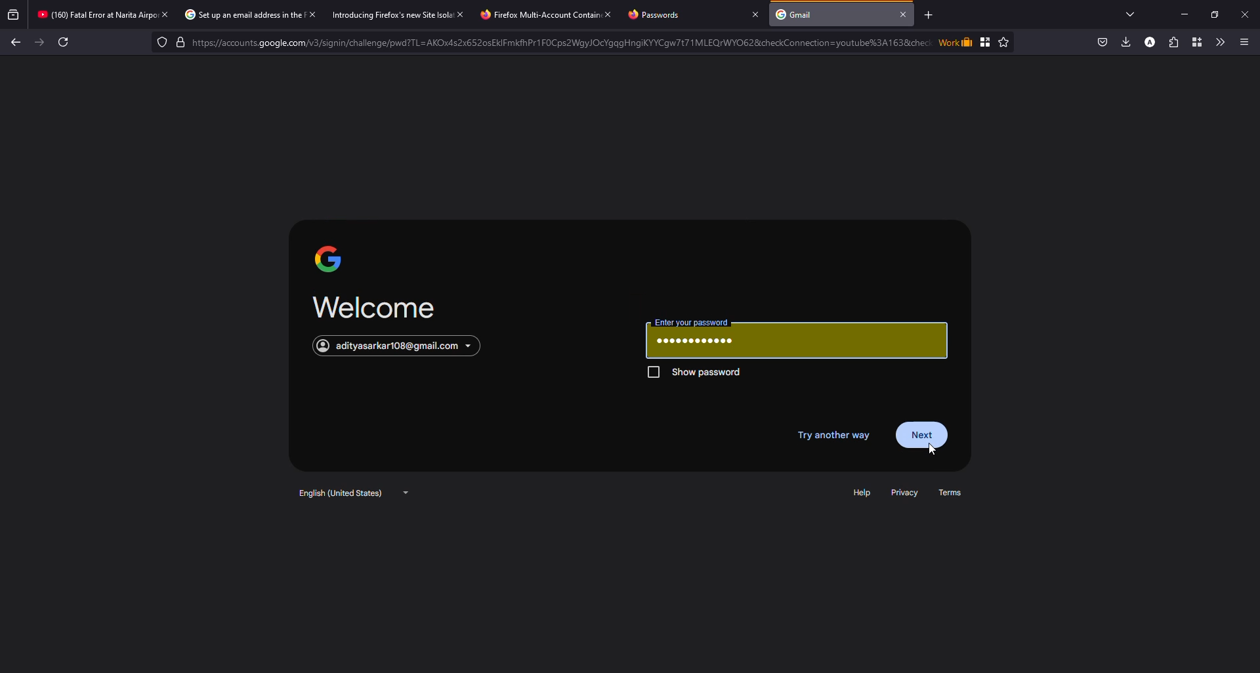  What do you see at coordinates (753, 14) in the screenshot?
I see `close` at bounding box center [753, 14].